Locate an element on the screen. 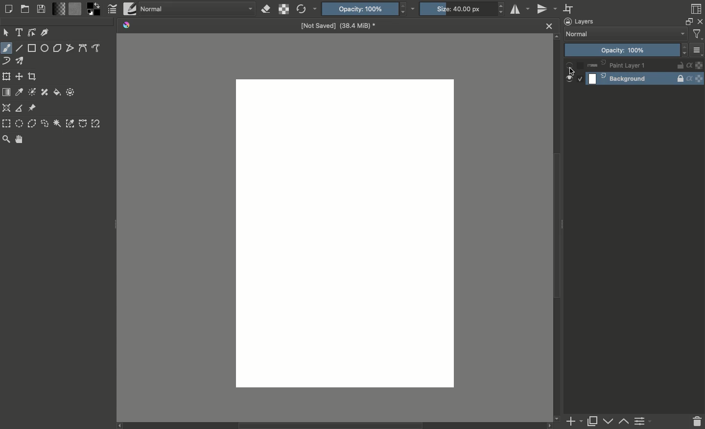 The height and width of the screenshot is (429, 705). Freehand selection tool is located at coordinates (47, 124).